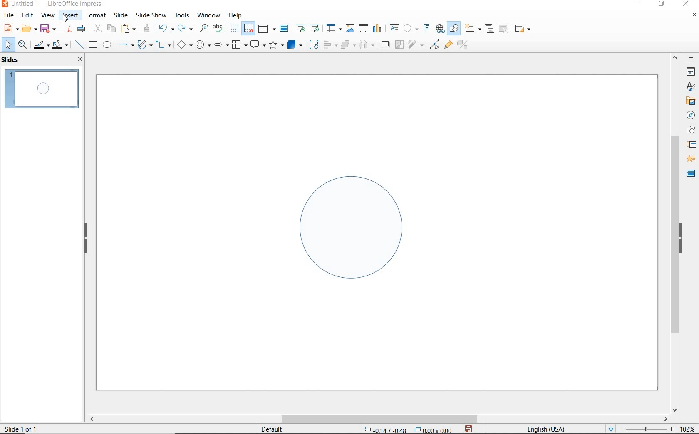 This screenshot has width=699, height=434. What do you see at coordinates (399, 44) in the screenshot?
I see `crop image` at bounding box center [399, 44].